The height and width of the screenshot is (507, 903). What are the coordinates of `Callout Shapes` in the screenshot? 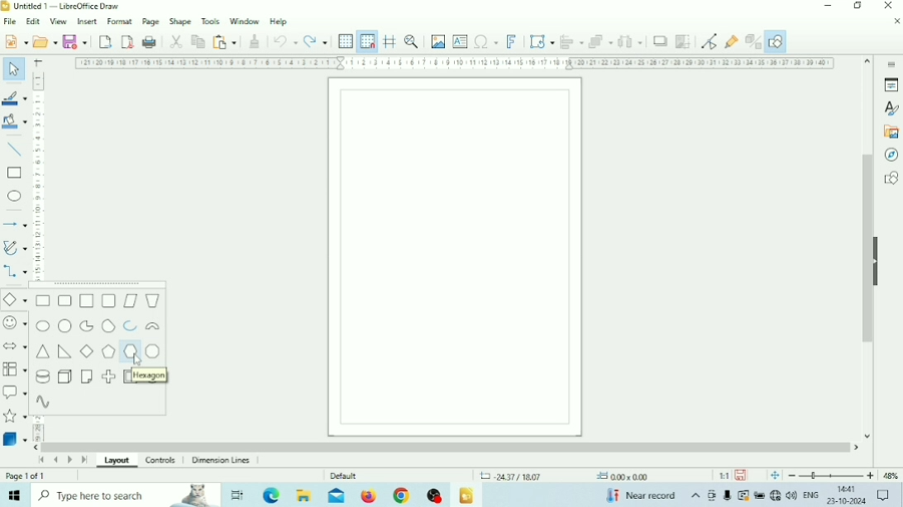 It's located at (15, 392).